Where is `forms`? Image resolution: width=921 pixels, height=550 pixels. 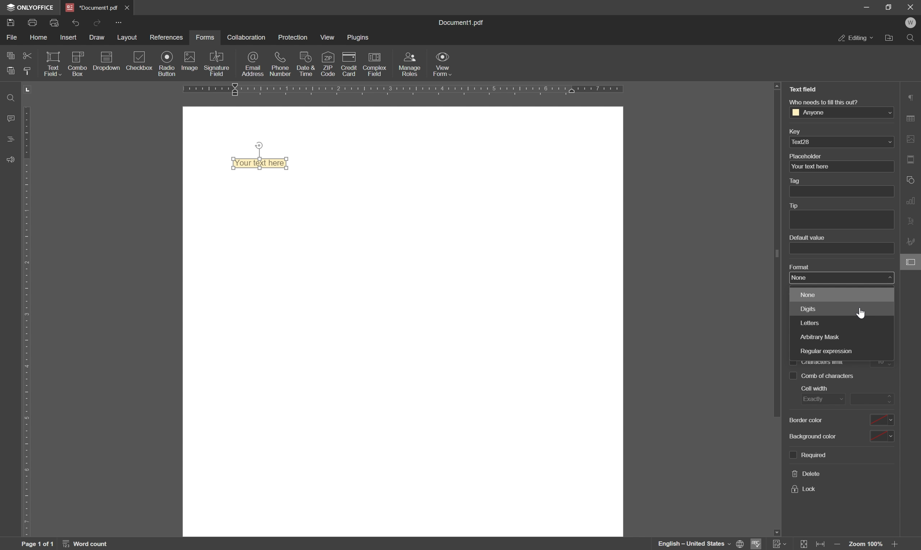 forms is located at coordinates (208, 36).